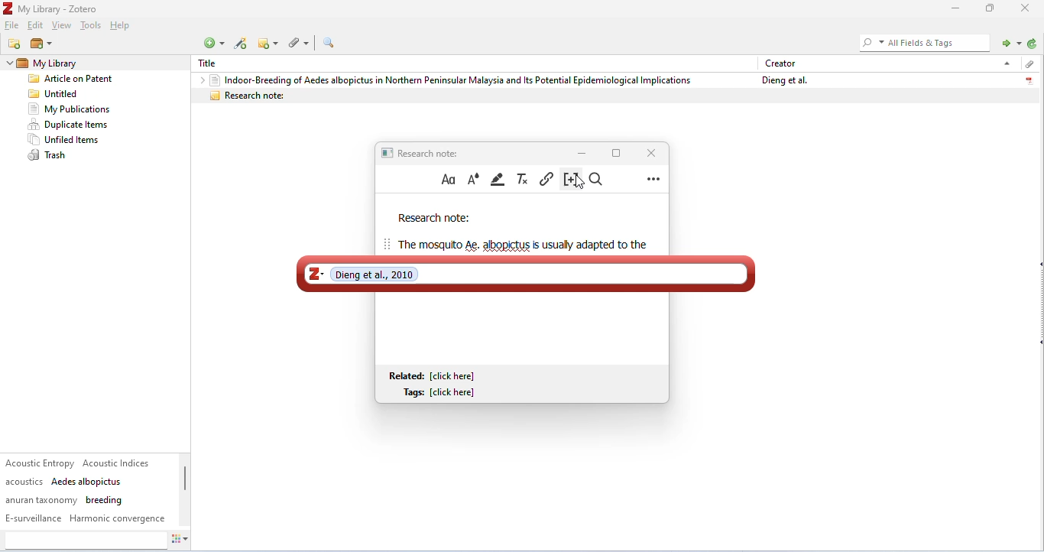  Describe the element at coordinates (50, 156) in the screenshot. I see `trash` at that location.